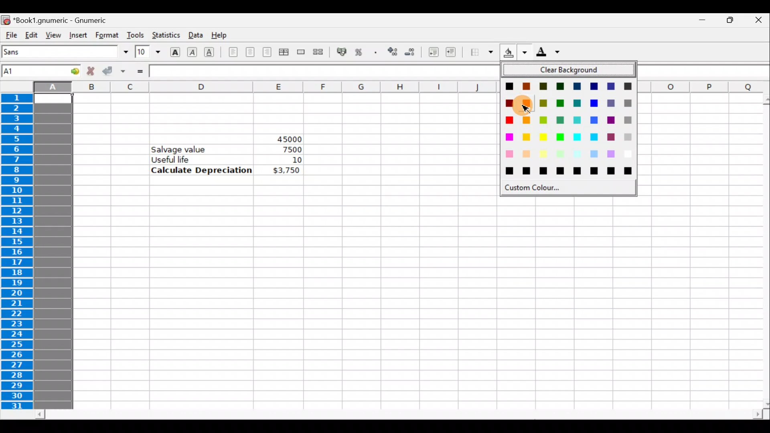  Describe the element at coordinates (758, 21) in the screenshot. I see `Close` at that location.